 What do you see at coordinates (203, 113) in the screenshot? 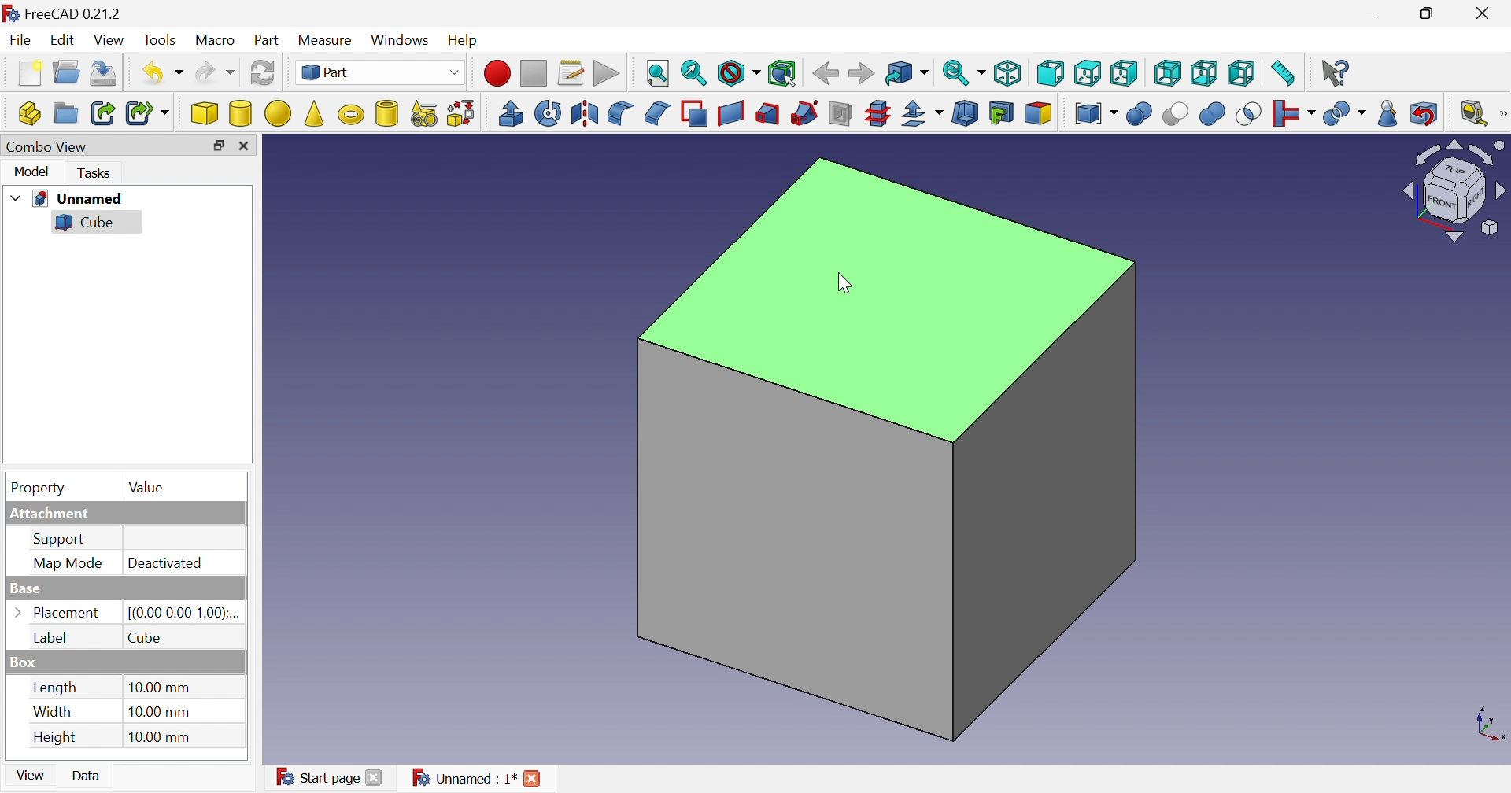
I see `Cube` at bounding box center [203, 113].